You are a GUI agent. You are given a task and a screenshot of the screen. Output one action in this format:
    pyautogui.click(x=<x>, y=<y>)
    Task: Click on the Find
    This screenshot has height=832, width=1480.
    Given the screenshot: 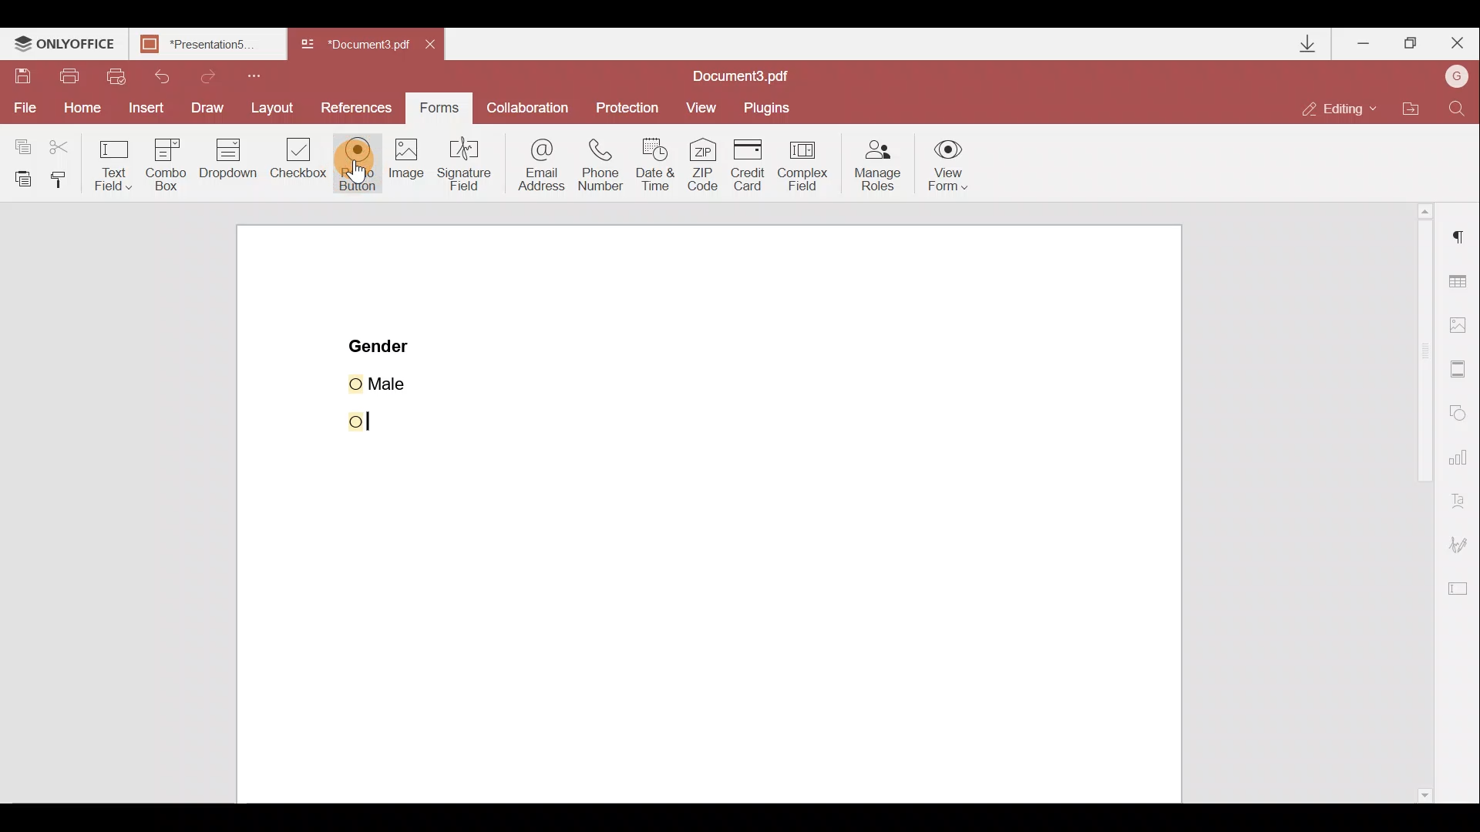 What is the action you would take?
    pyautogui.click(x=1458, y=106)
    